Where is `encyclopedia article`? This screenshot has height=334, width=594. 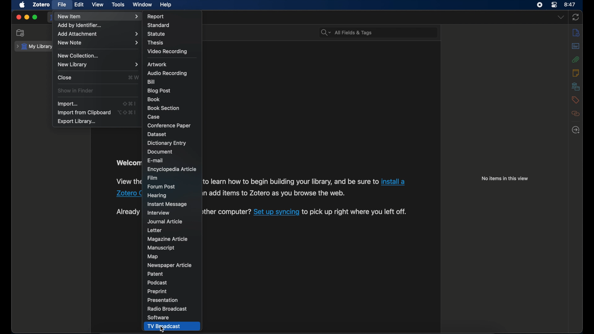
encyclopedia article is located at coordinates (171, 169).